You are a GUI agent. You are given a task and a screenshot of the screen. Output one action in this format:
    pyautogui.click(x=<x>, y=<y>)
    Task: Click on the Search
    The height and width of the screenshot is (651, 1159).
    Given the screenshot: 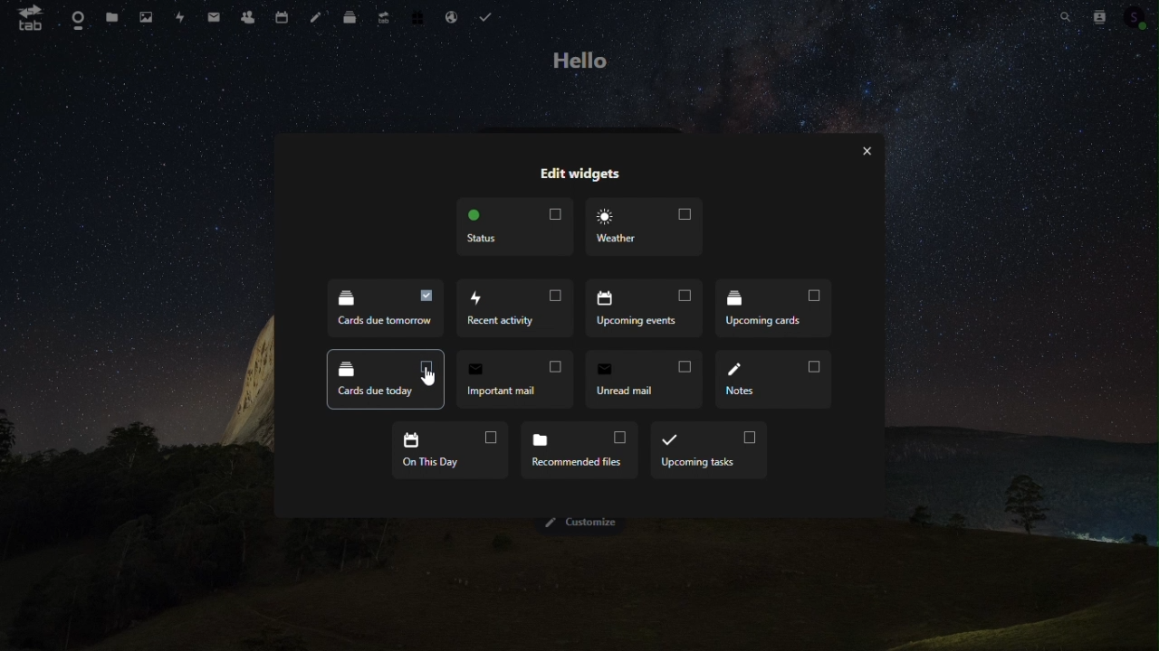 What is the action you would take?
    pyautogui.click(x=1059, y=15)
    